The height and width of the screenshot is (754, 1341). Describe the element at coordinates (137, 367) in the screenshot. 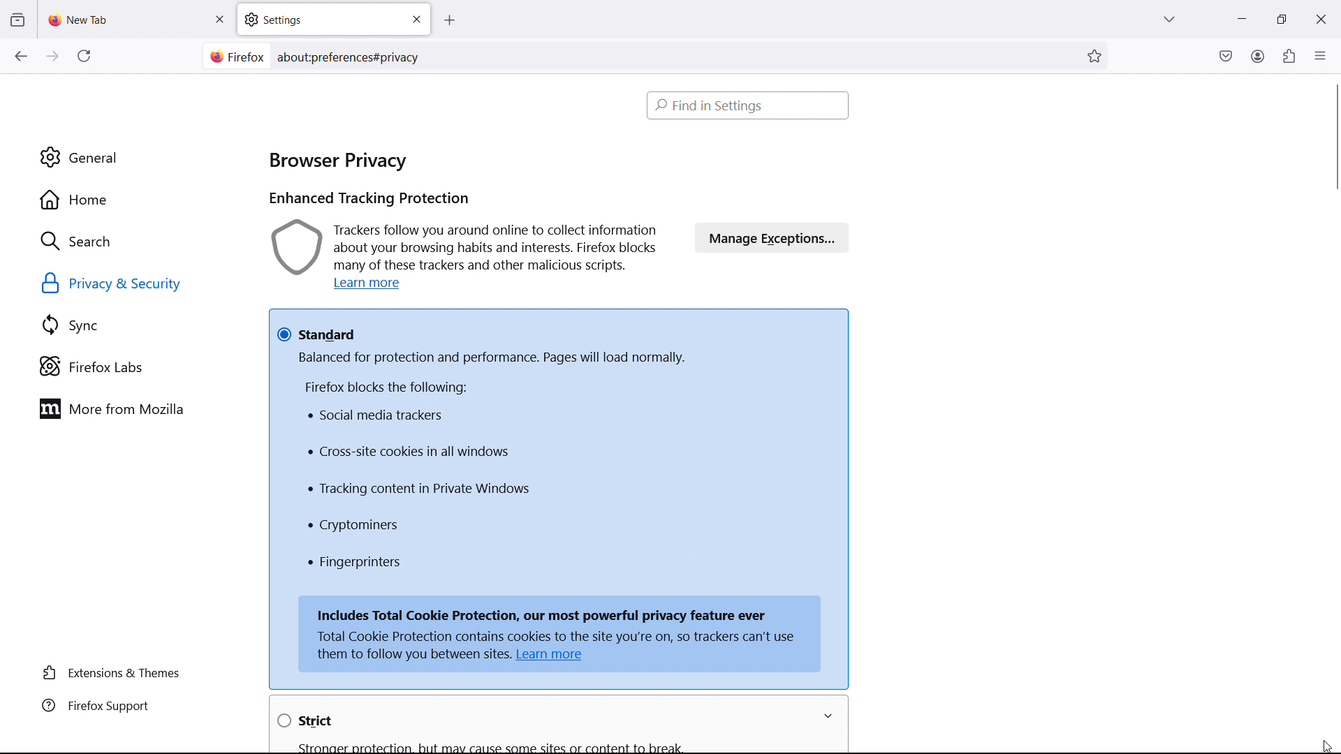

I see `firefox labs` at that location.